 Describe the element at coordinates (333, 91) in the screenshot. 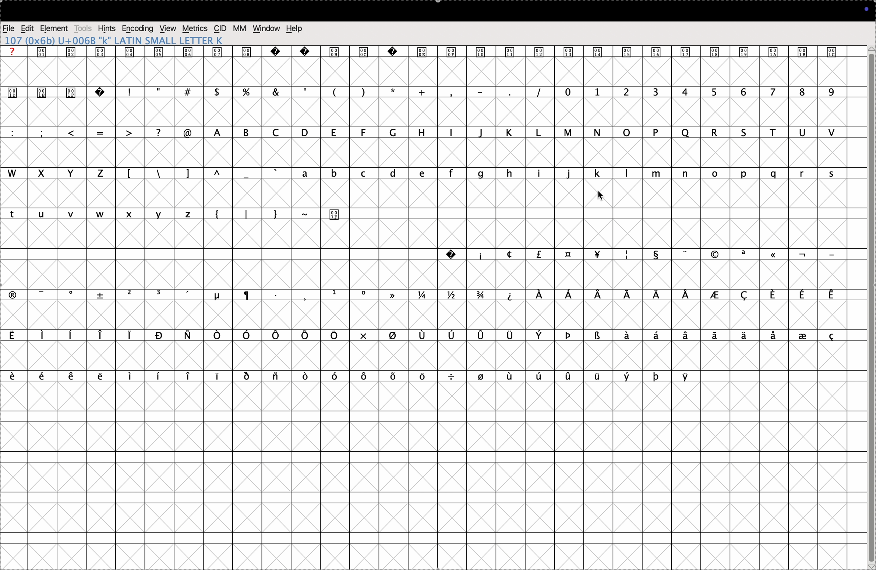

I see `(` at that location.